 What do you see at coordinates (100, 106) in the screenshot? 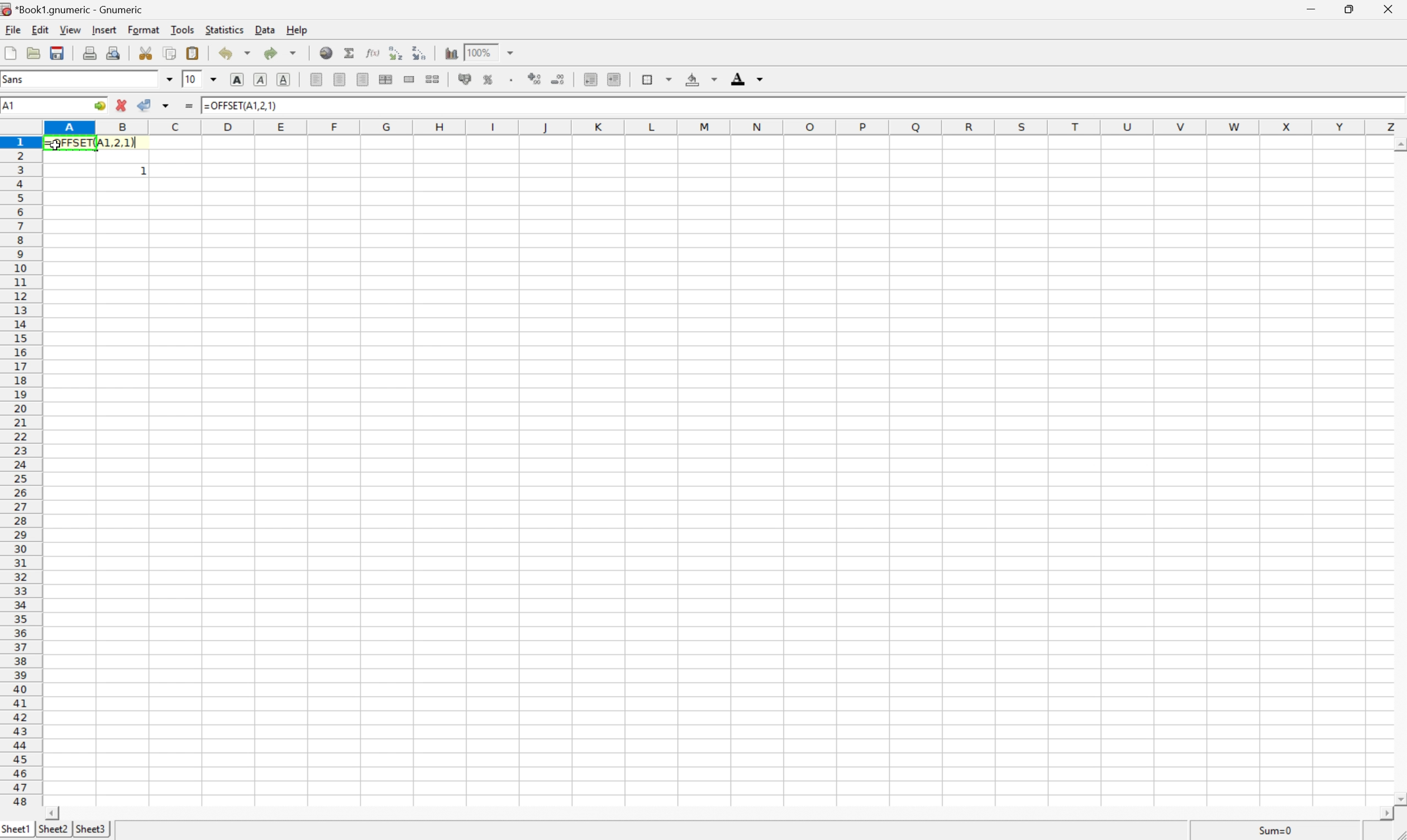
I see `go to` at bounding box center [100, 106].